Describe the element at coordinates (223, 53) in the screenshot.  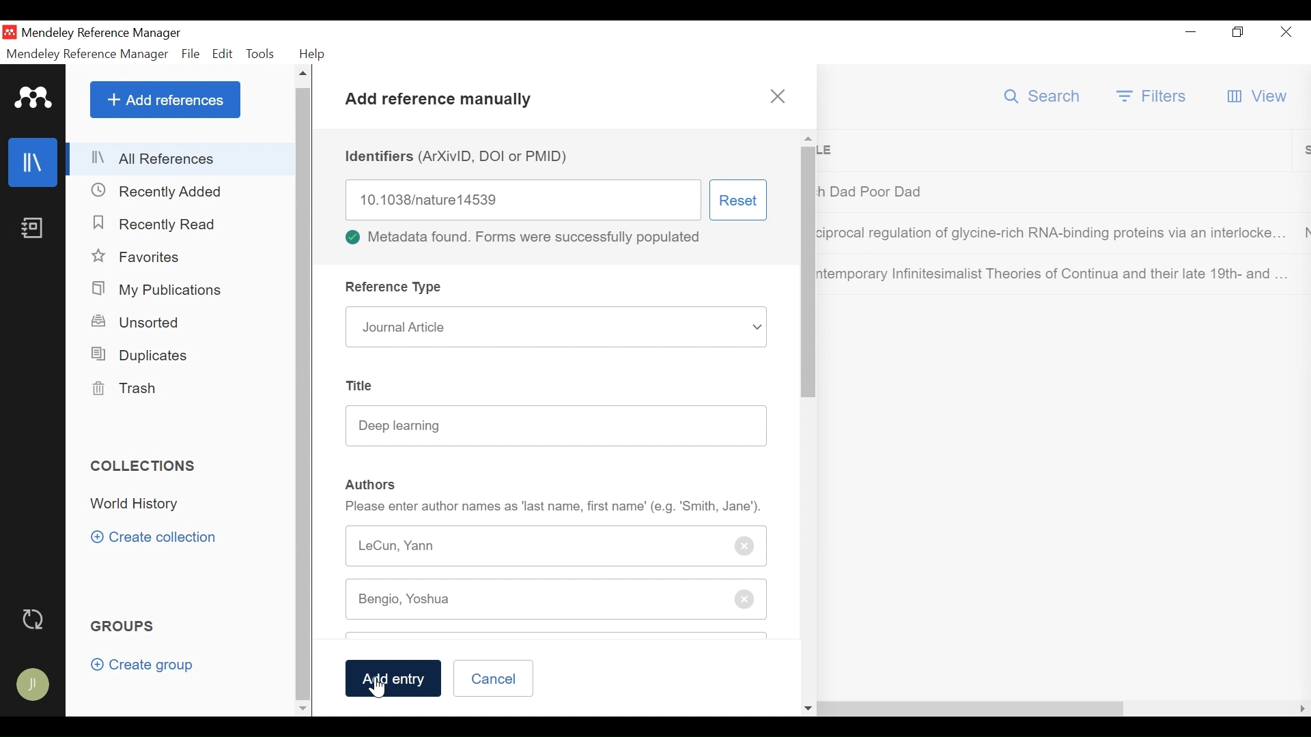
I see `Edit` at that location.